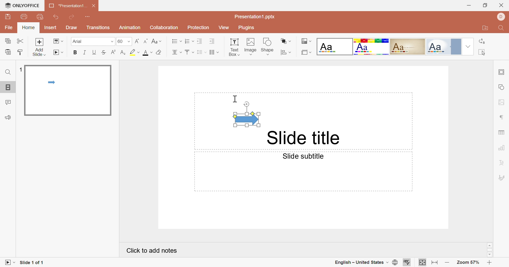 The width and height of the screenshot is (509, 267). What do you see at coordinates (67, 90) in the screenshot?
I see `Slide` at bounding box center [67, 90].